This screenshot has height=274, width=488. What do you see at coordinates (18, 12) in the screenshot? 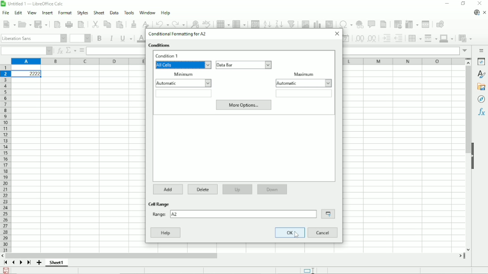
I see `Edit` at bounding box center [18, 12].